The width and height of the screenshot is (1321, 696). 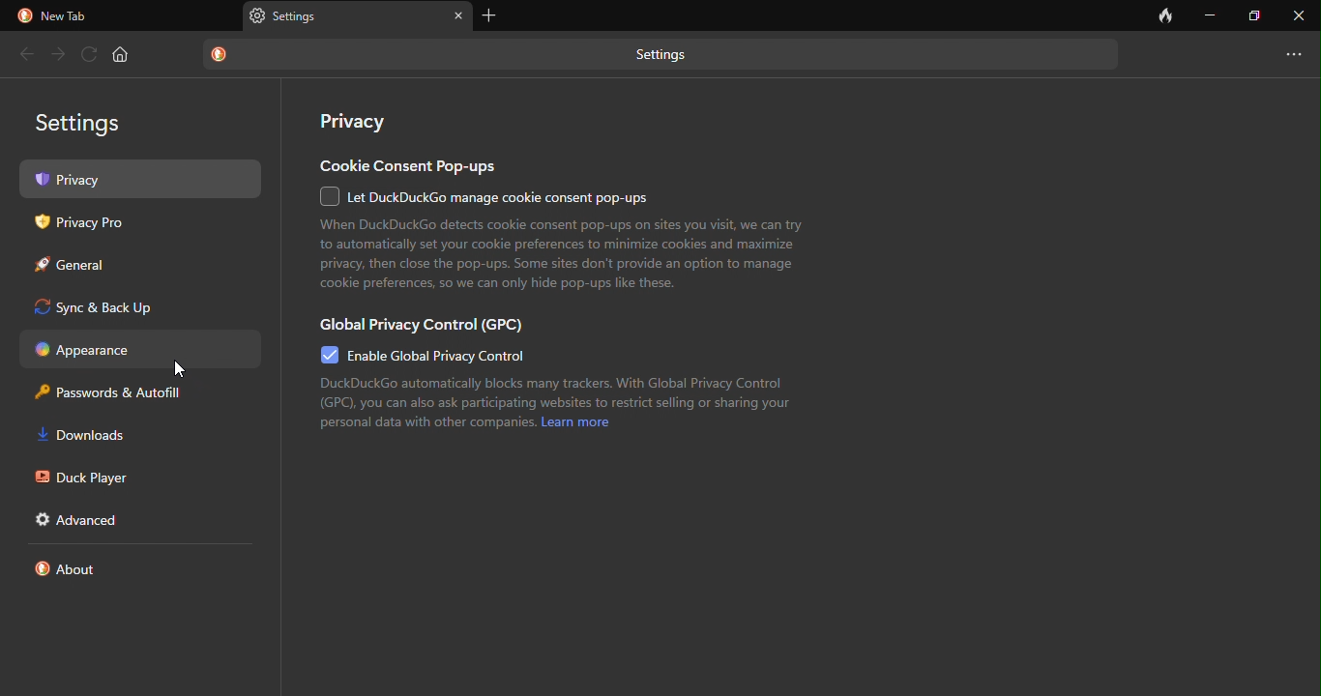 I want to click on close tab and clear data, so click(x=1165, y=15).